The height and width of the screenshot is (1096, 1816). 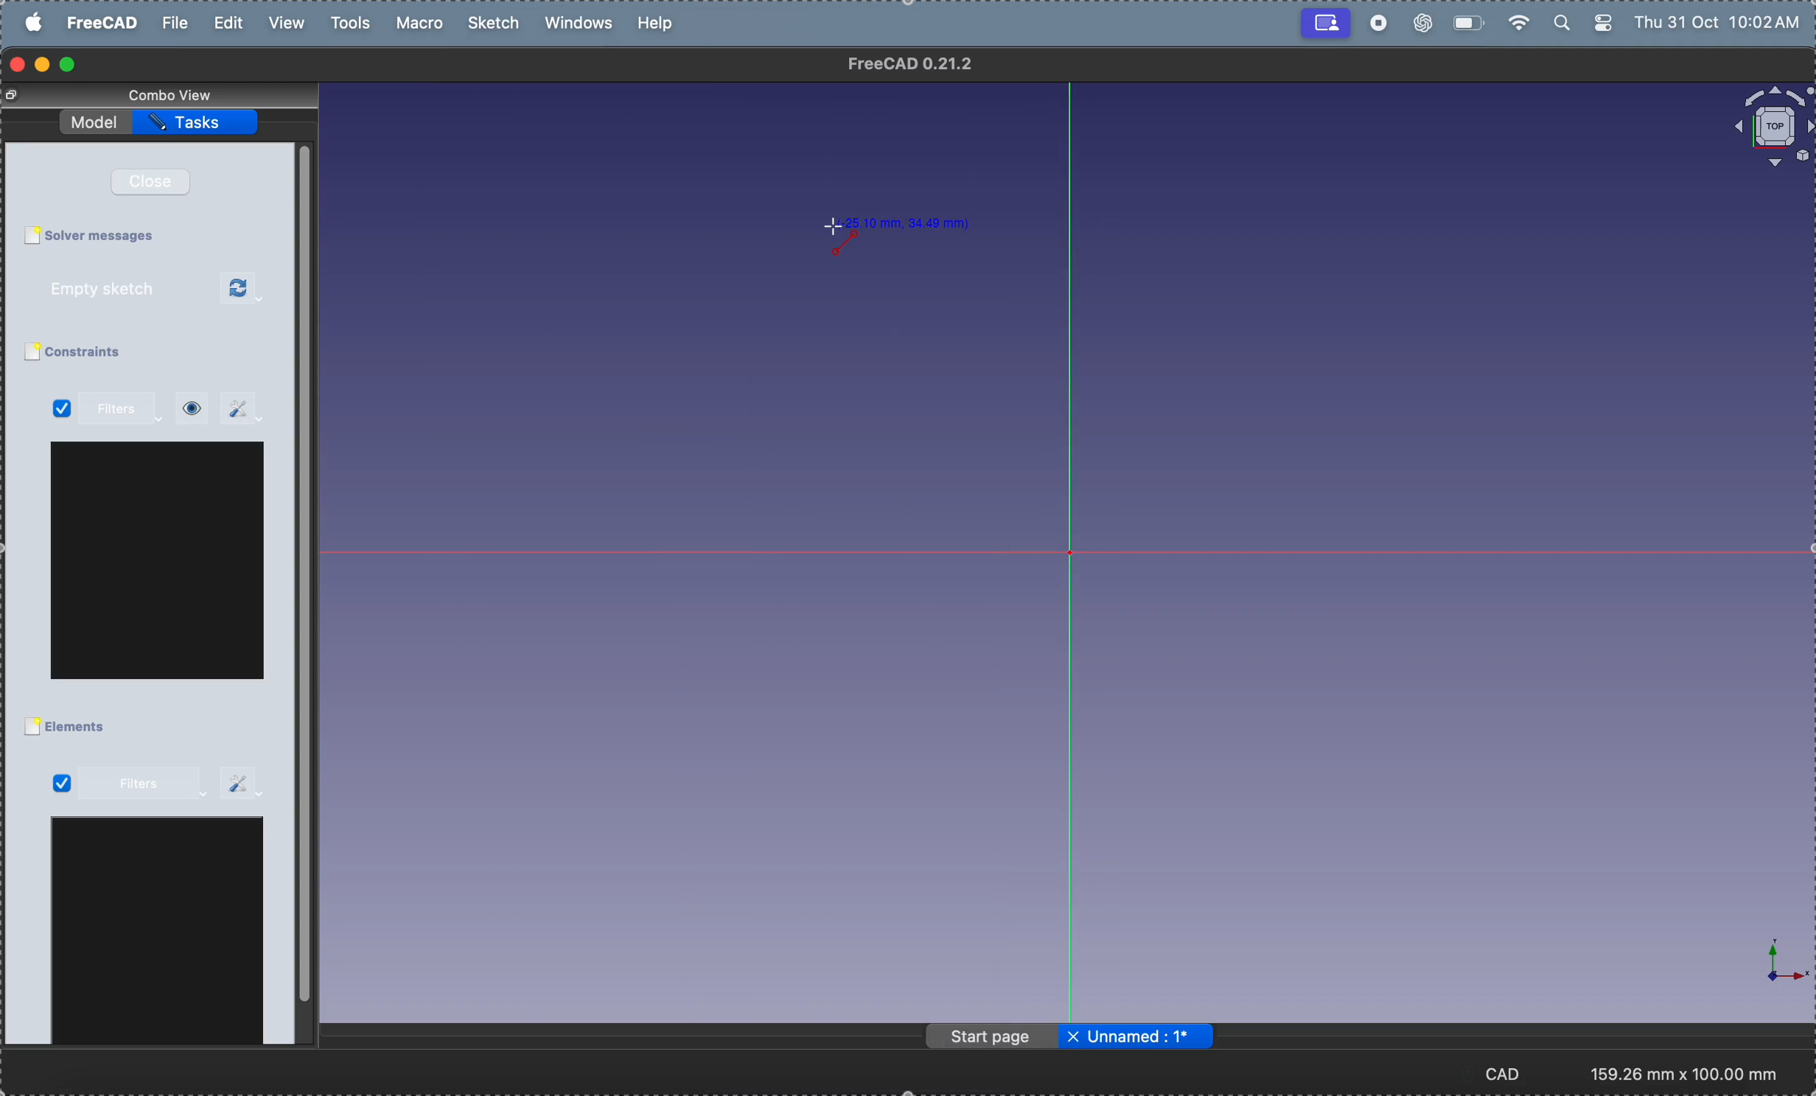 I want to click on file, so click(x=175, y=23).